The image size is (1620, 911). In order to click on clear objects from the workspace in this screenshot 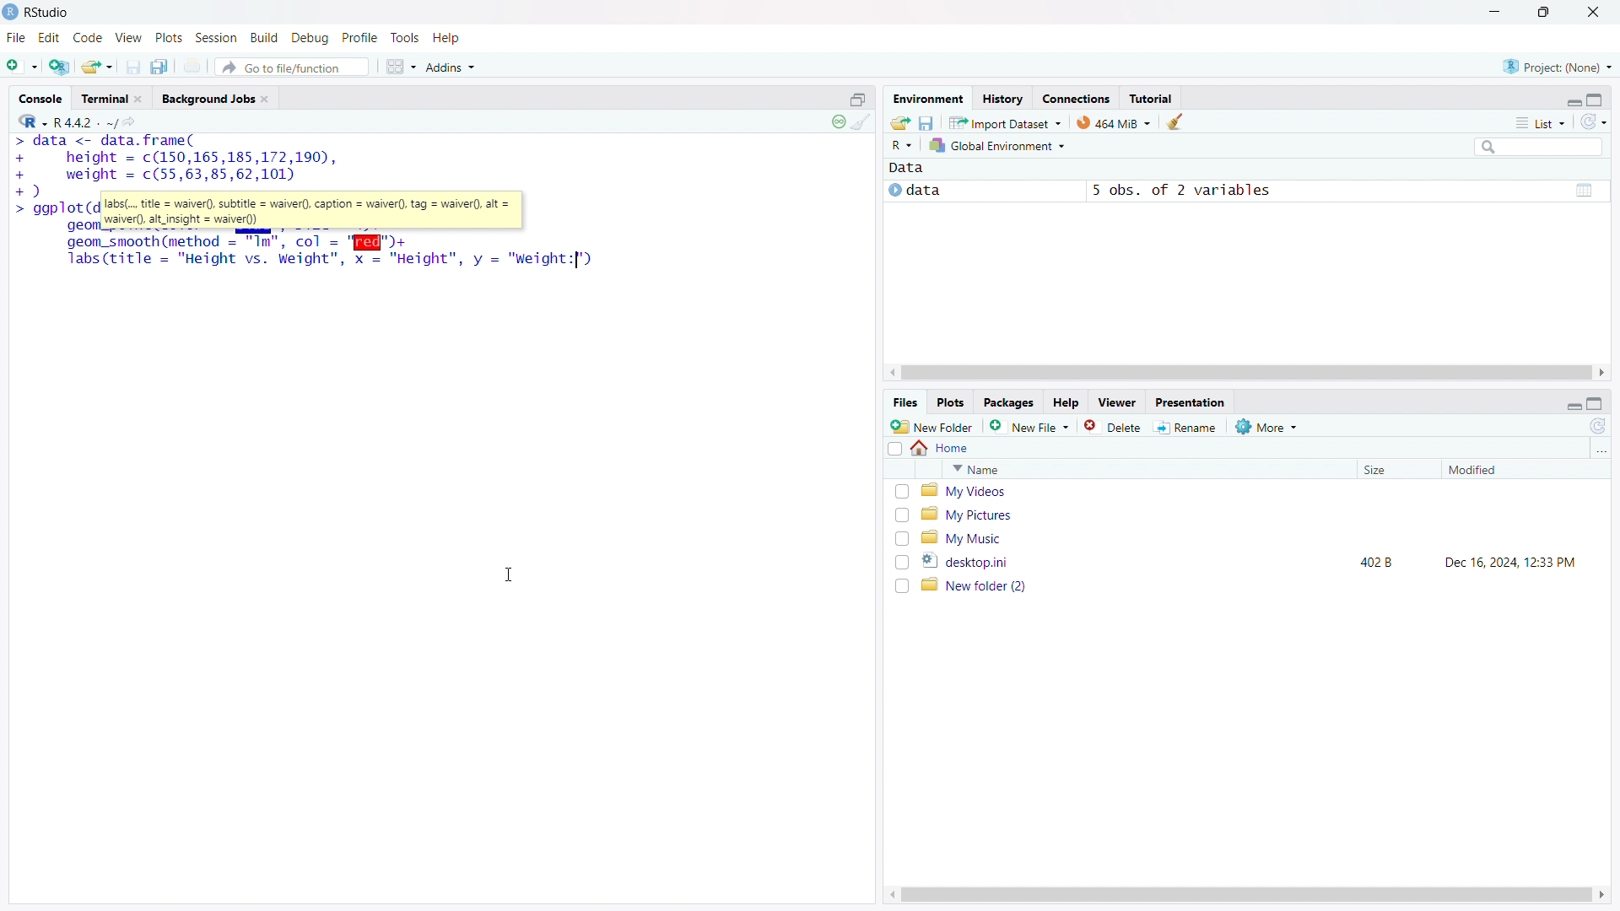, I will do `click(1174, 121)`.